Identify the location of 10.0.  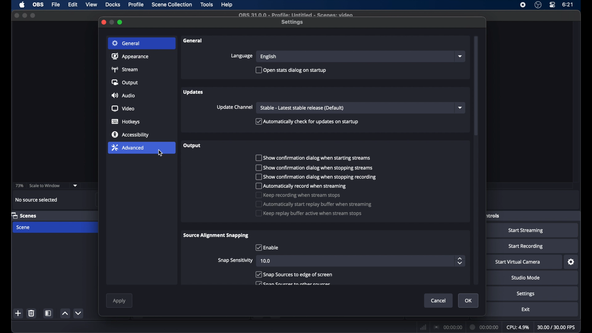
(266, 261).